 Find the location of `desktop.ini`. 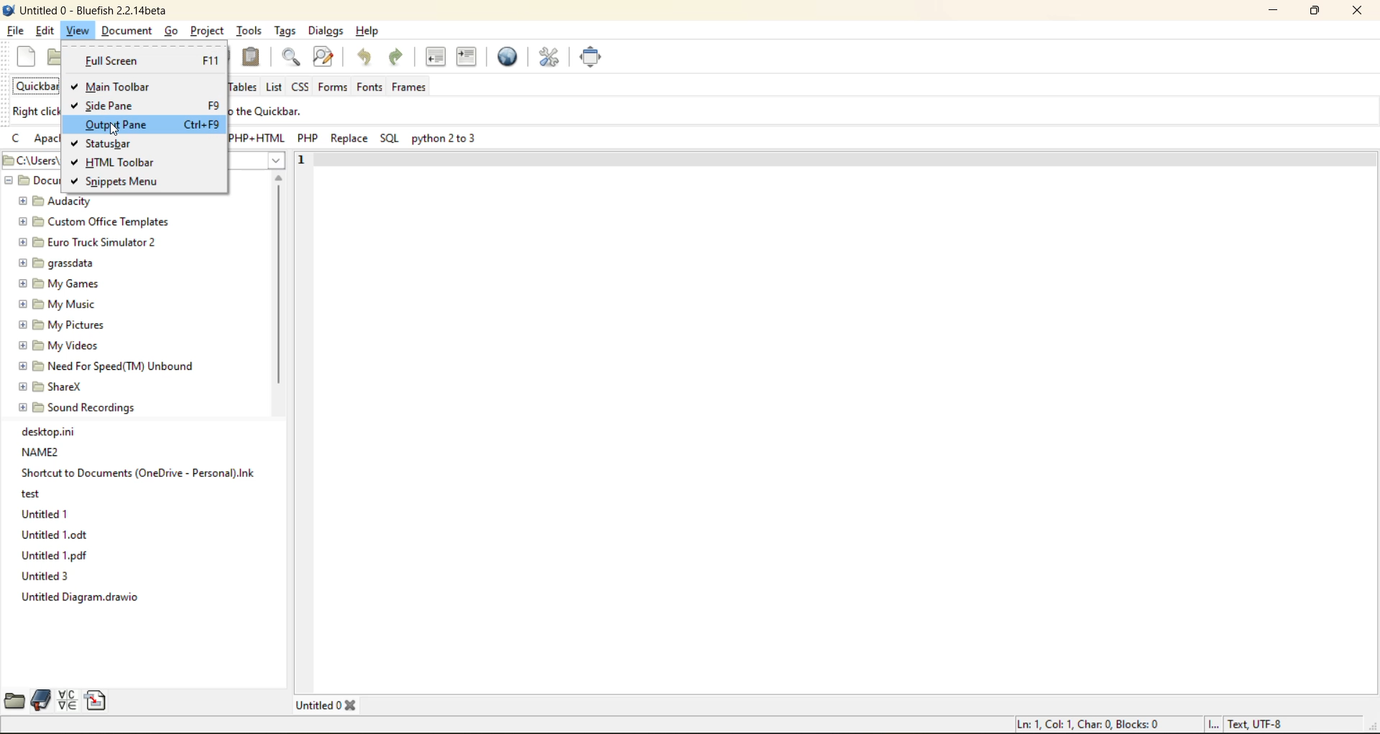

desktop.ini is located at coordinates (47, 432).